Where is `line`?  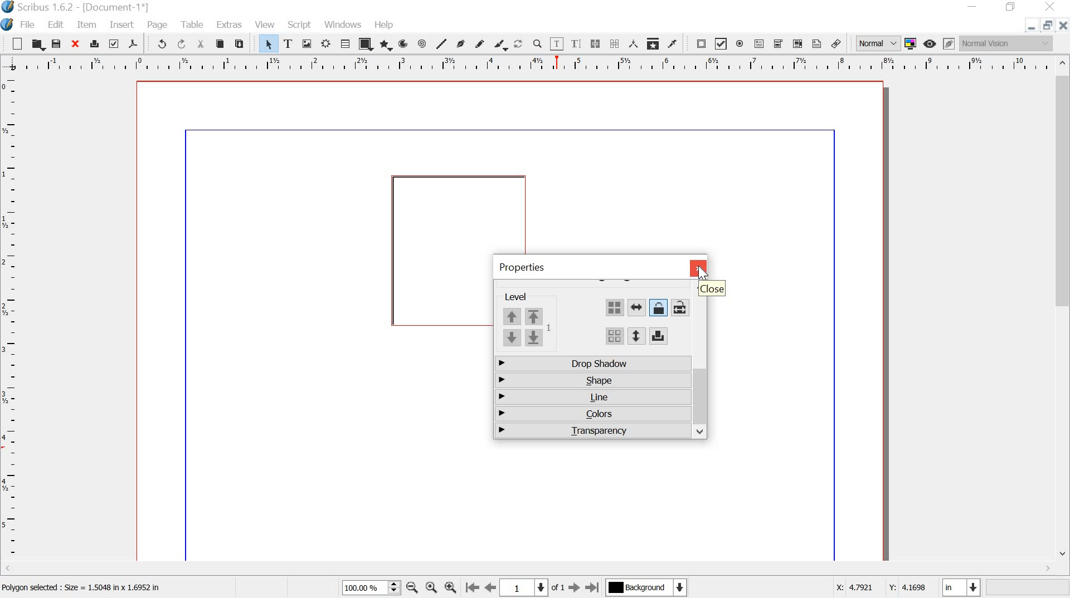 line is located at coordinates (592, 398).